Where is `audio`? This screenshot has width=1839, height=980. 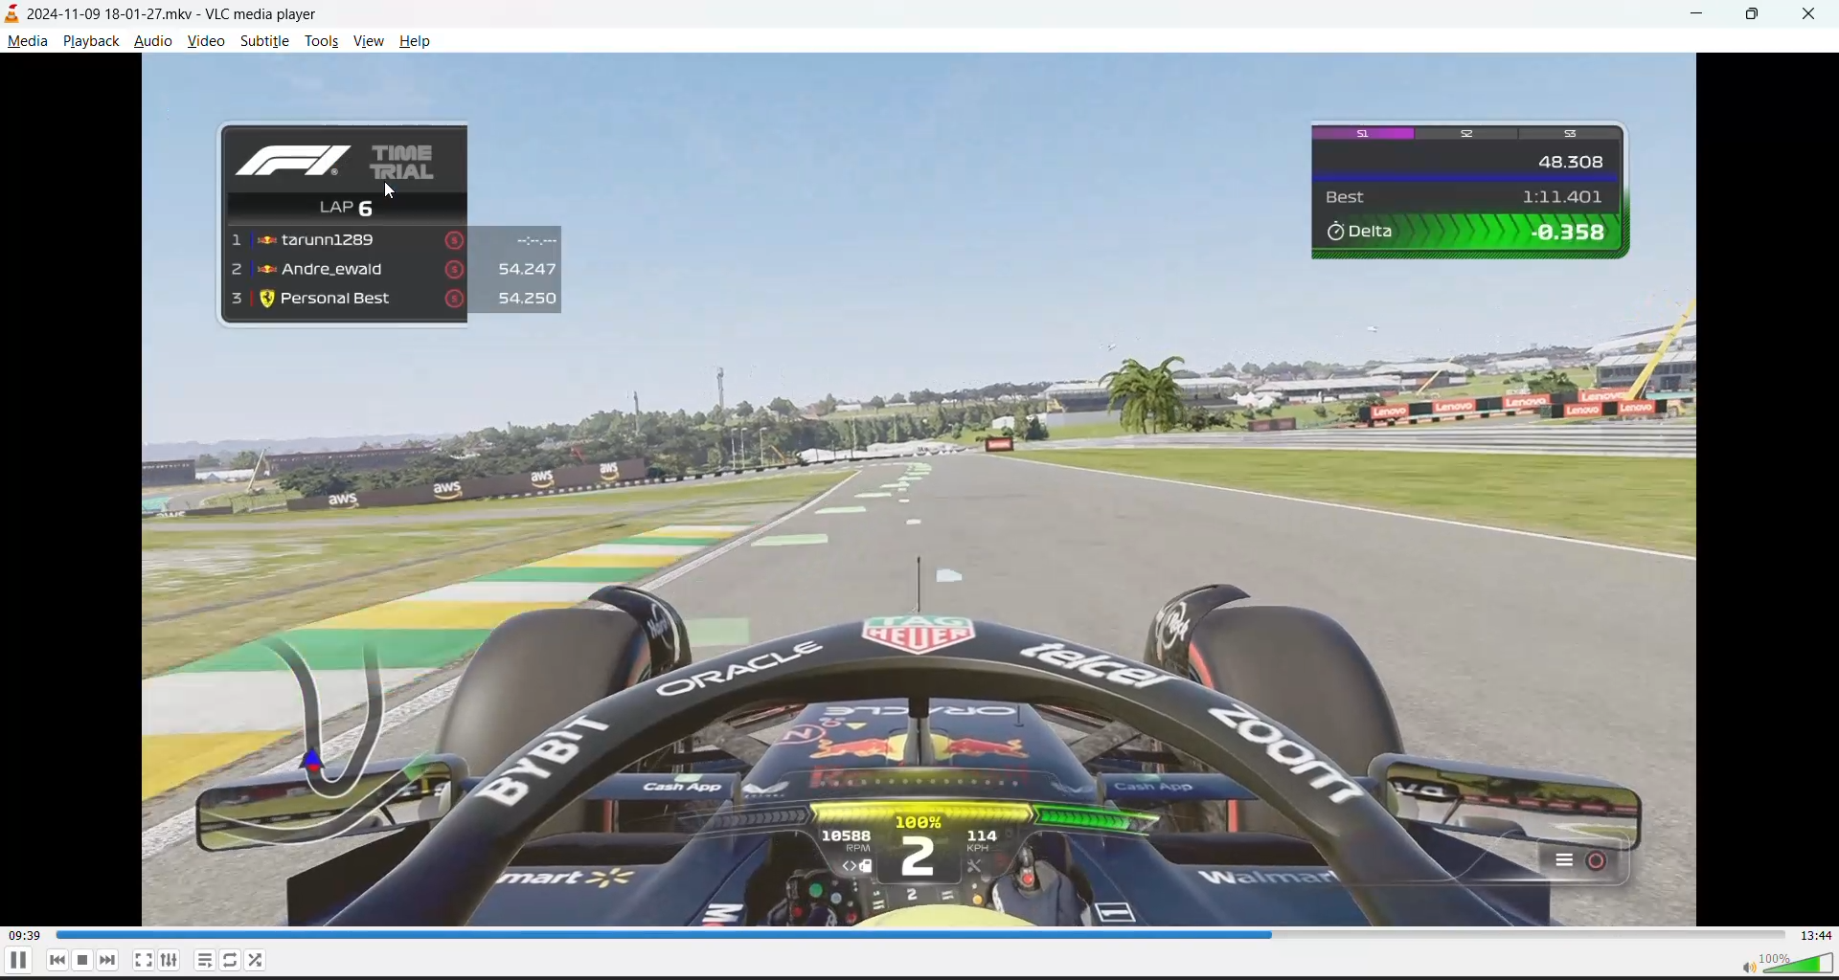
audio is located at coordinates (153, 44).